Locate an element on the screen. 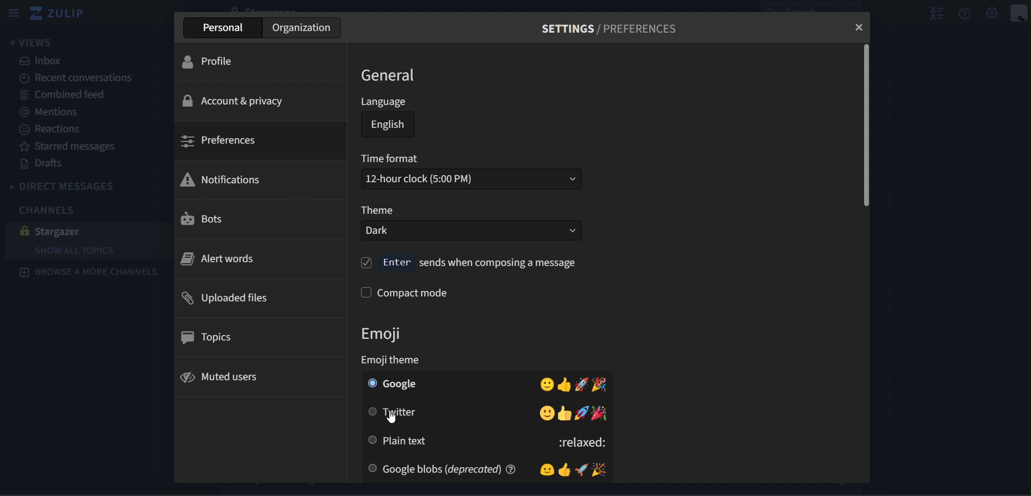 Image resolution: width=1031 pixels, height=496 pixels. muted users is located at coordinates (221, 377).